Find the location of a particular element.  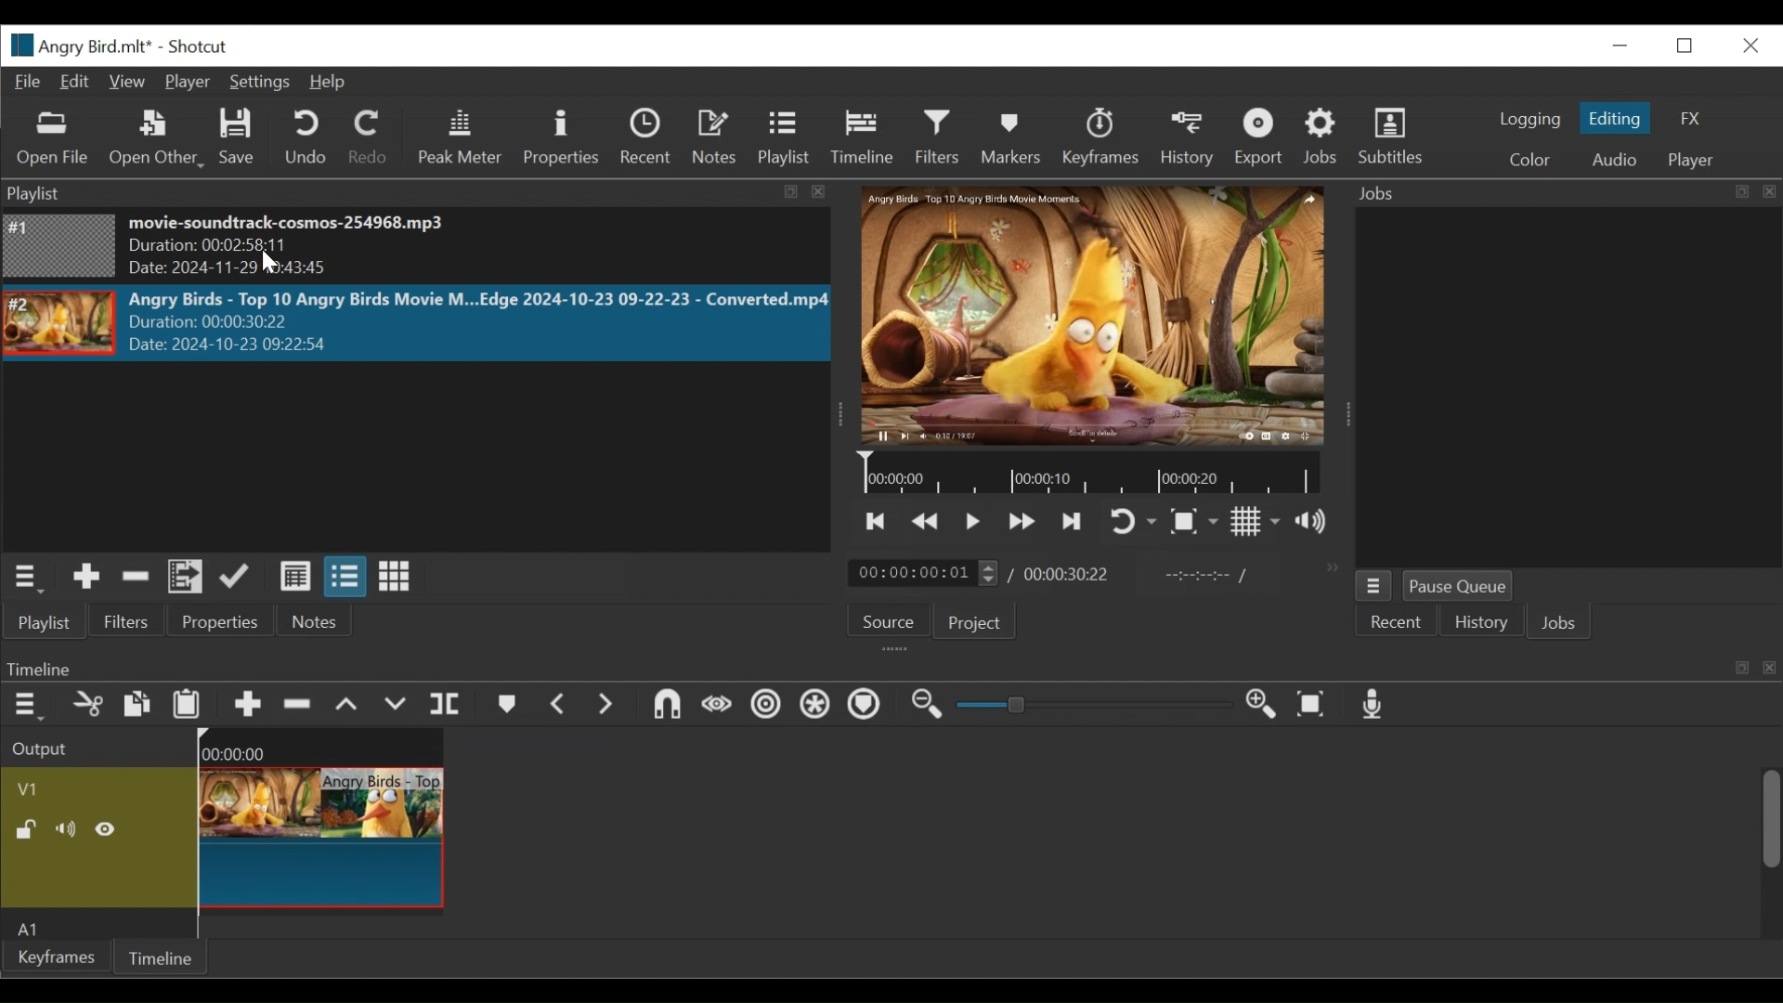

Jobs is located at coordinates (1562, 622).